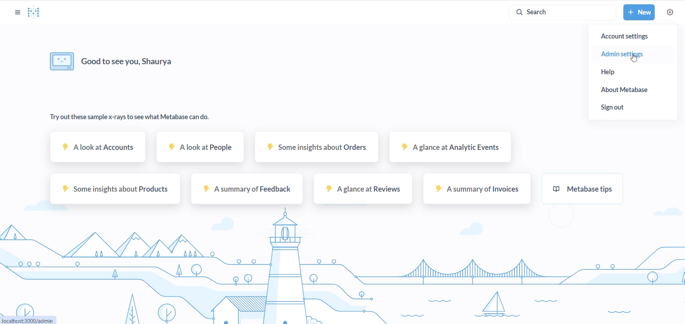 The image size is (685, 324). I want to click on some insights about products, so click(115, 192).